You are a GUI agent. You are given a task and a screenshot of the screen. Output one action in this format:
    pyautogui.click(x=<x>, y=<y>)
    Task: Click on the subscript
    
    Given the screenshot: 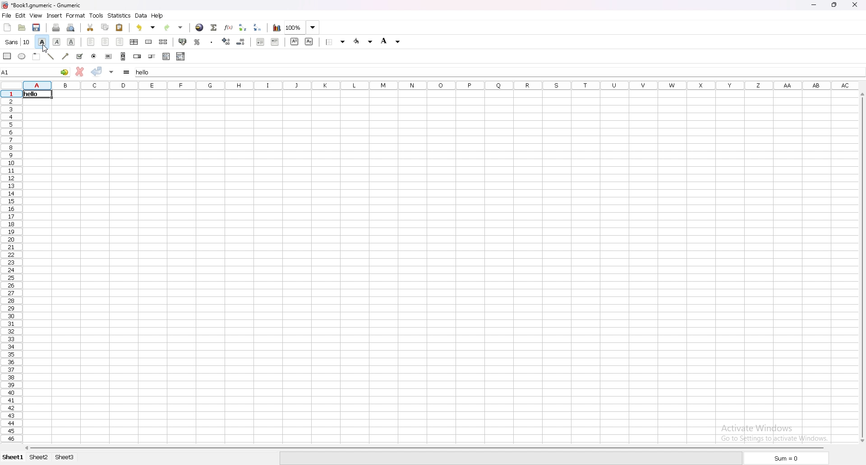 What is the action you would take?
    pyautogui.click(x=310, y=41)
    